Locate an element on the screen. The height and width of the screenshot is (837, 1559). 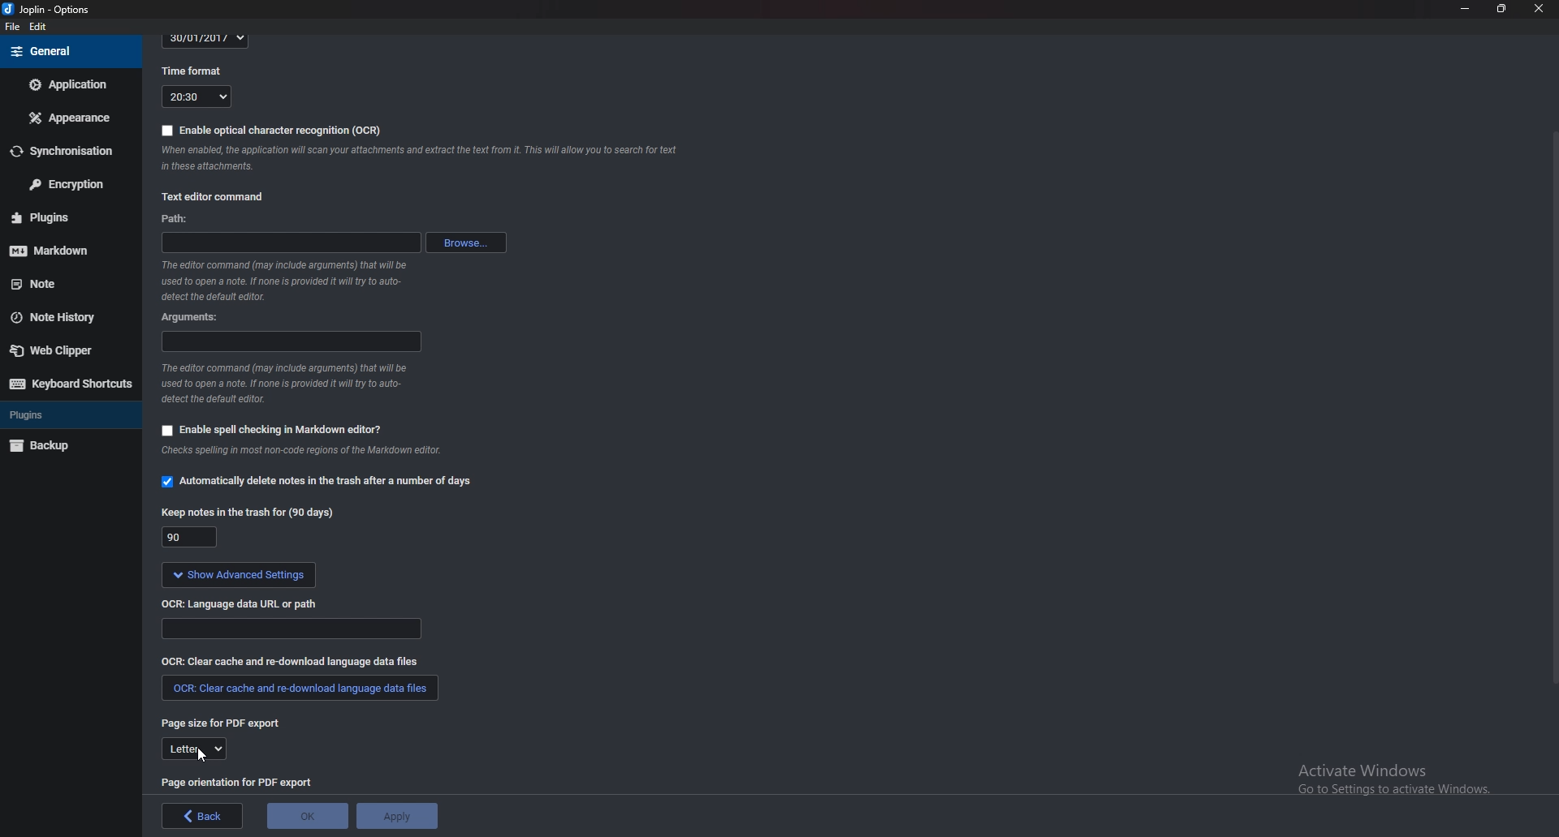
edit is located at coordinates (38, 28).